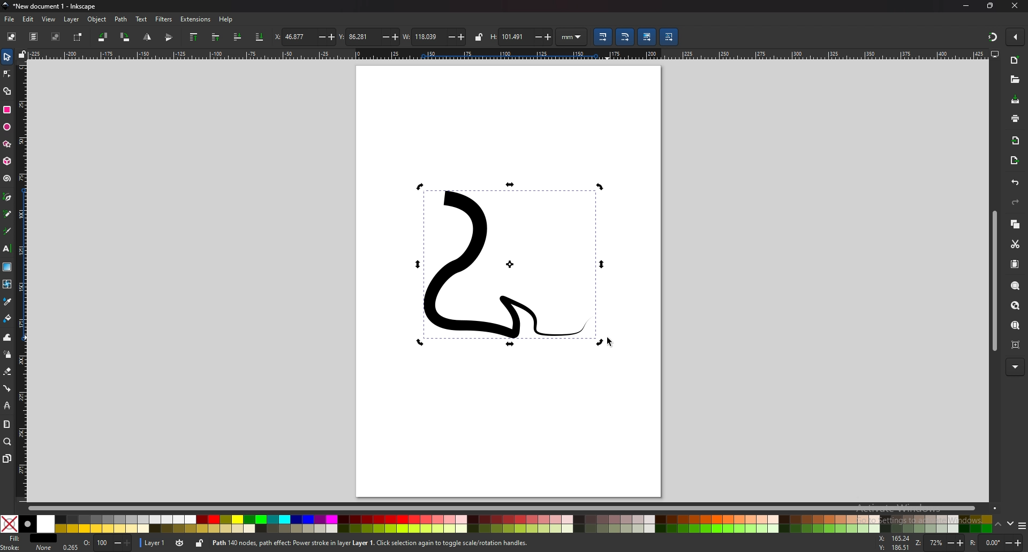 The image size is (1028, 552). What do you see at coordinates (169, 37) in the screenshot?
I see `flip horizontally` at bounding box center [169, 37].